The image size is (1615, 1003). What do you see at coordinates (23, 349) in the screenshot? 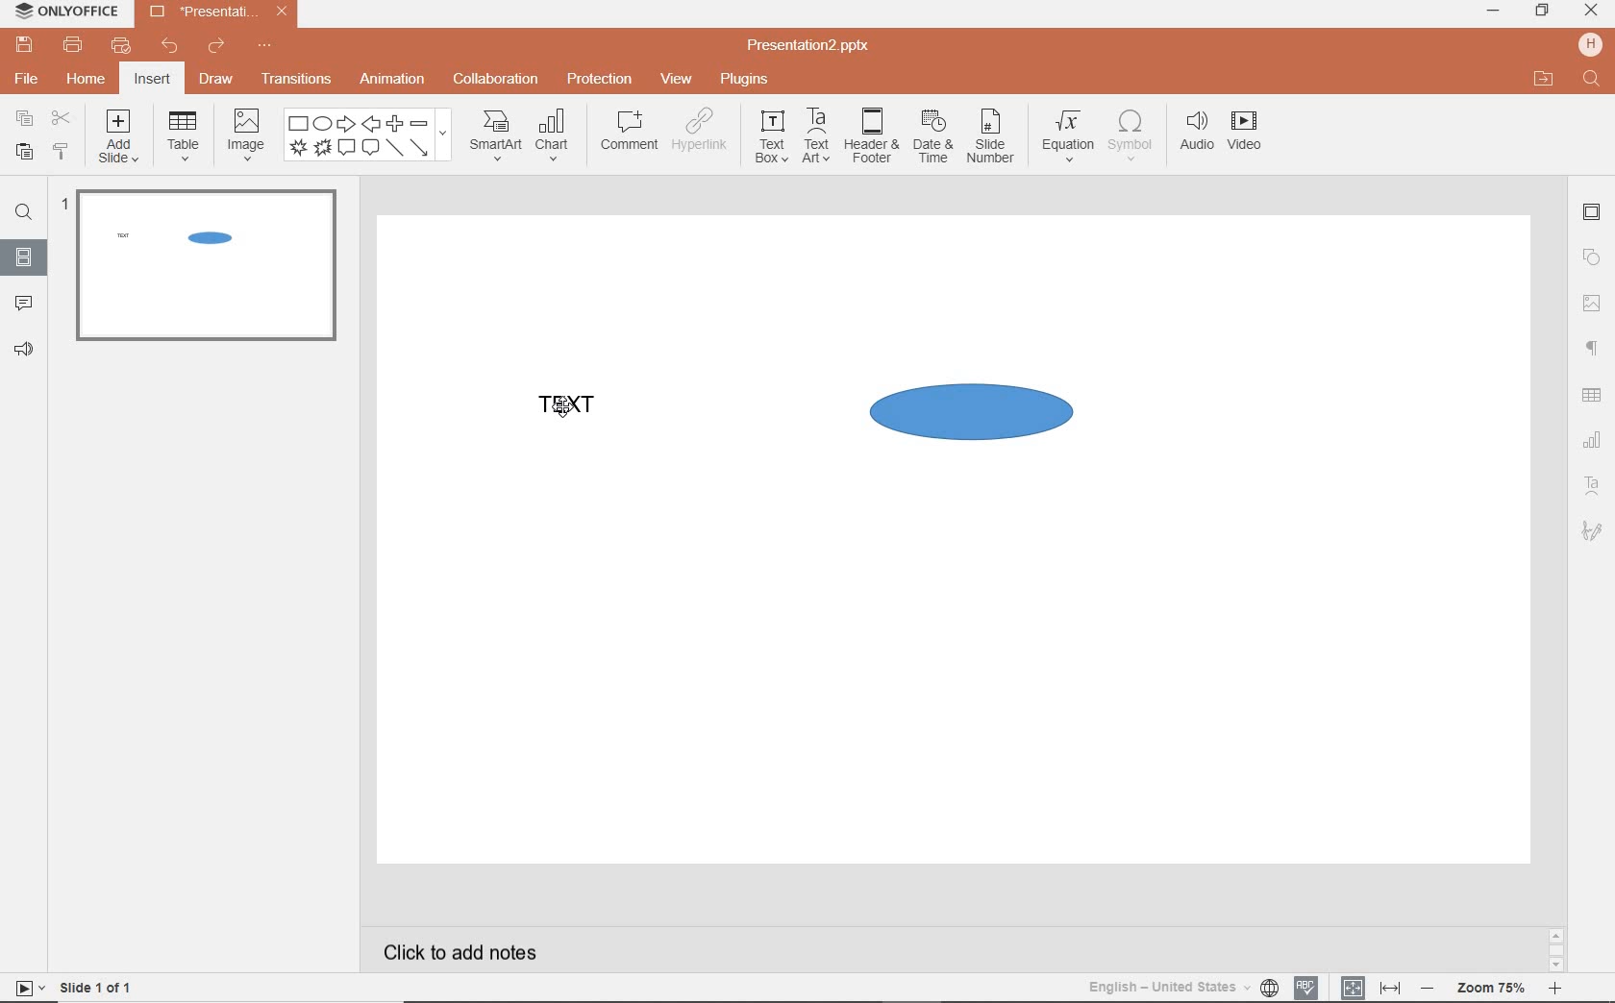
I see `FEEDBACK & SUPPORT` at bounding box center [23, 349].